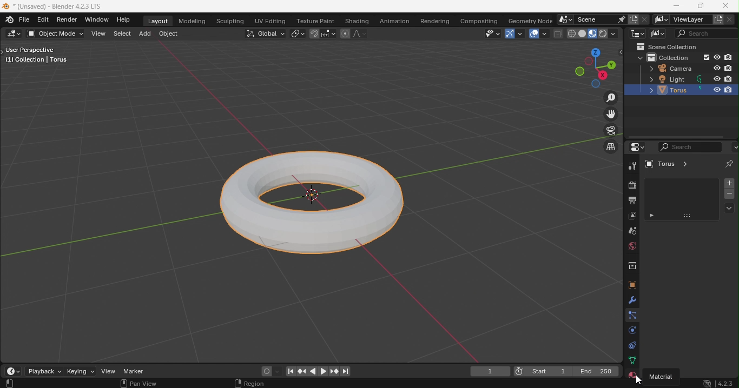 The width and height of the screenshot is (739, 388). Describe the element at coordinates (631, 215) in the screenshot. I see `View layer` at that location.